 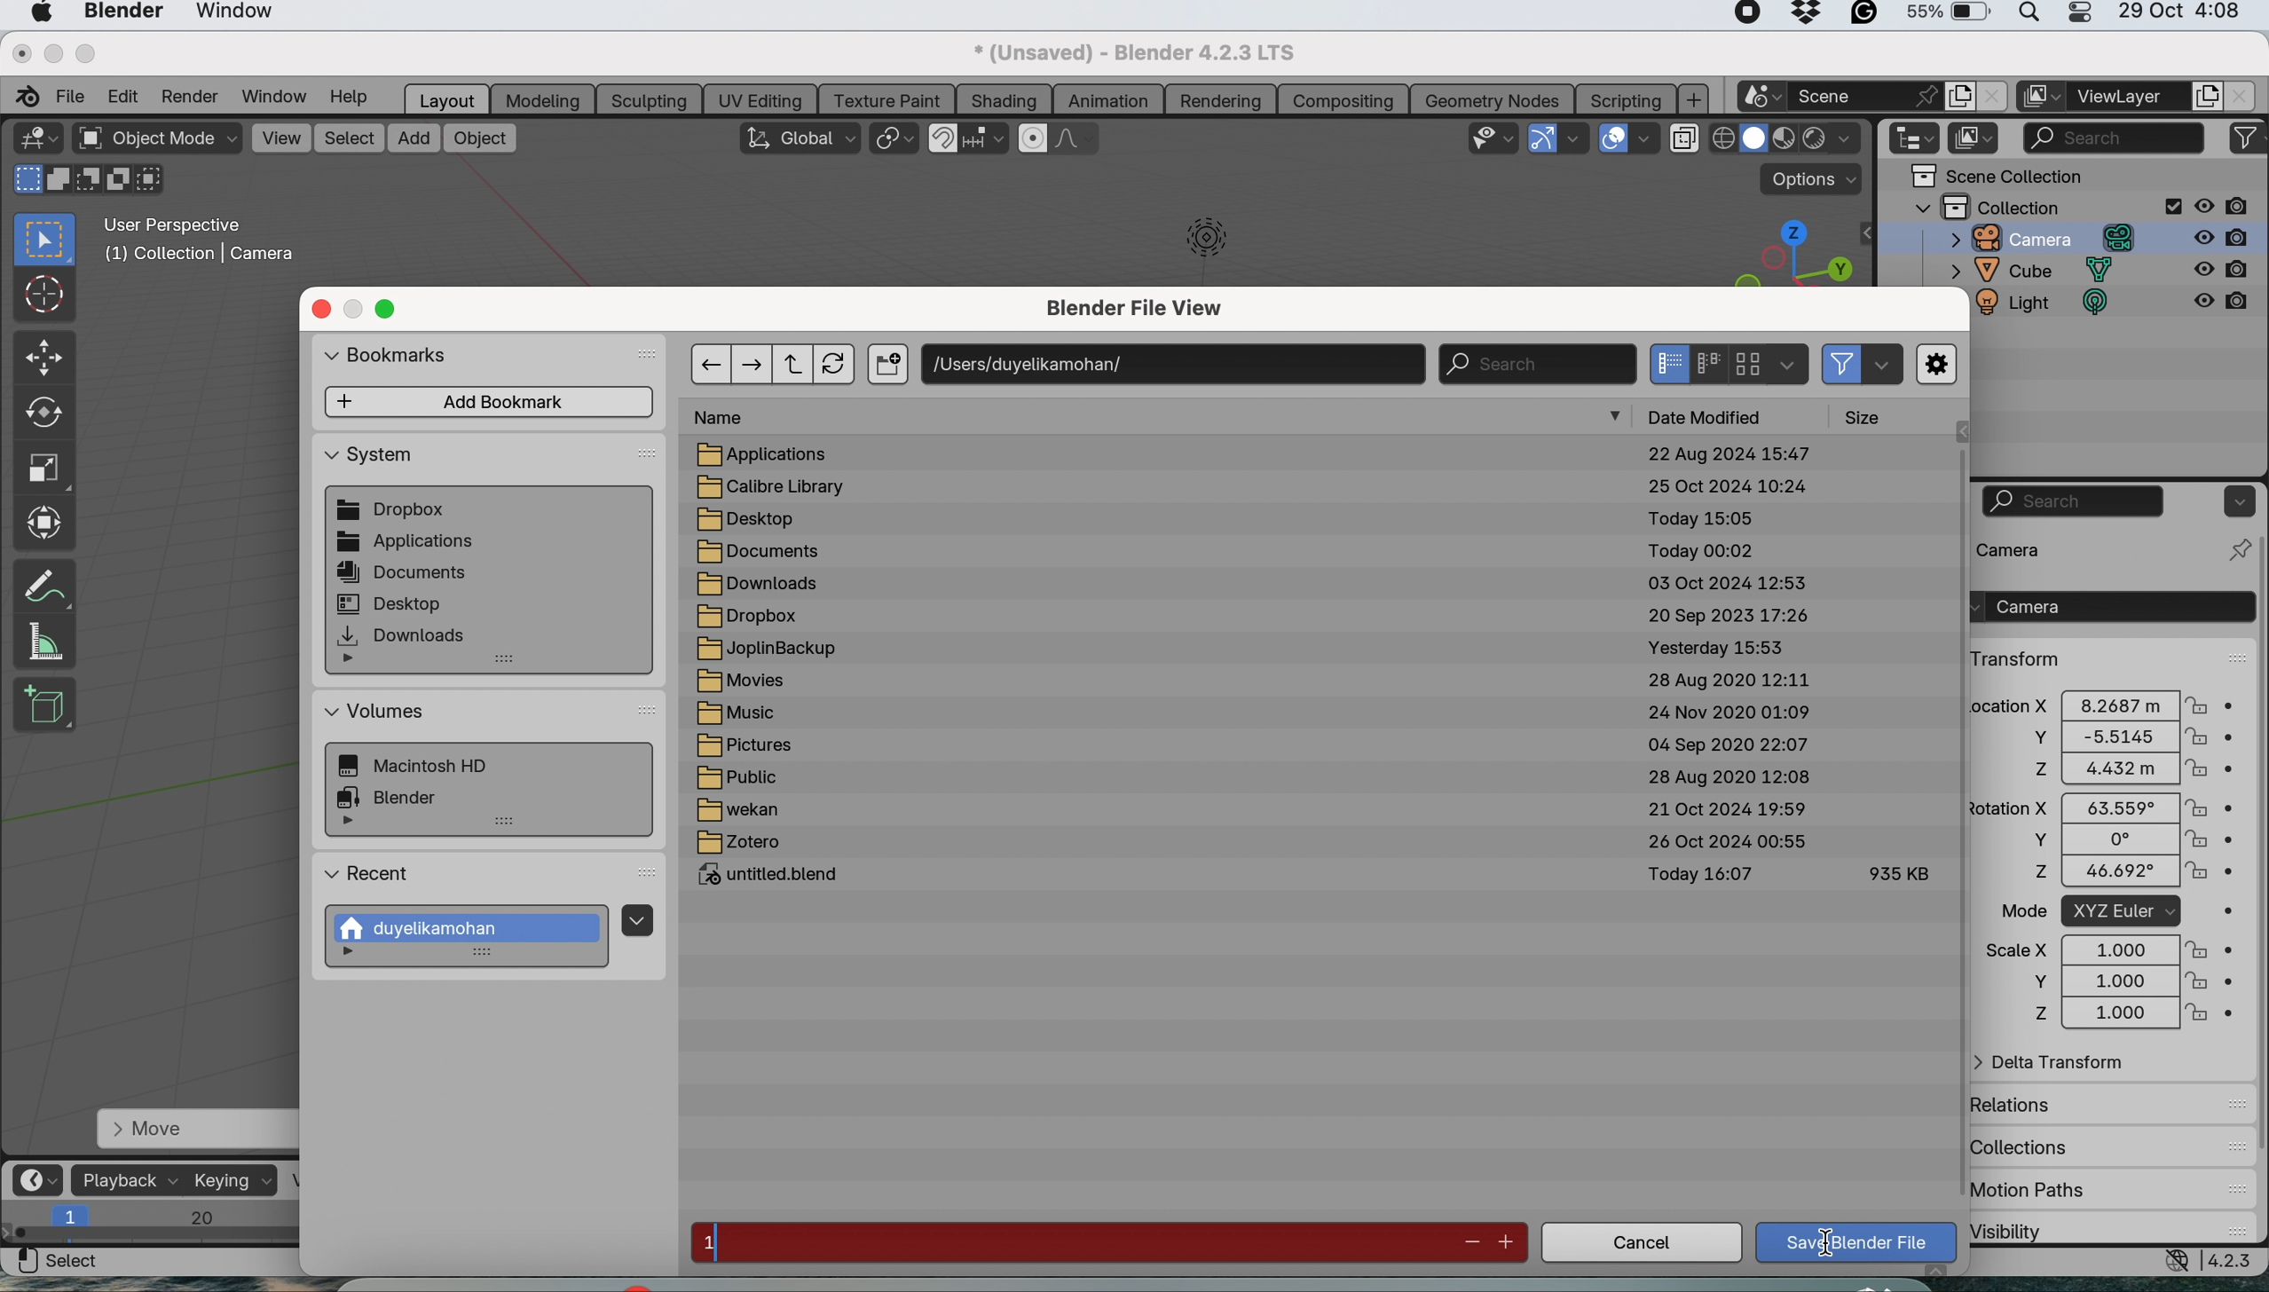 What do you see at coordinates (398, 795) in the screenshot?
I see `blender` at bounding box center [398, 795].